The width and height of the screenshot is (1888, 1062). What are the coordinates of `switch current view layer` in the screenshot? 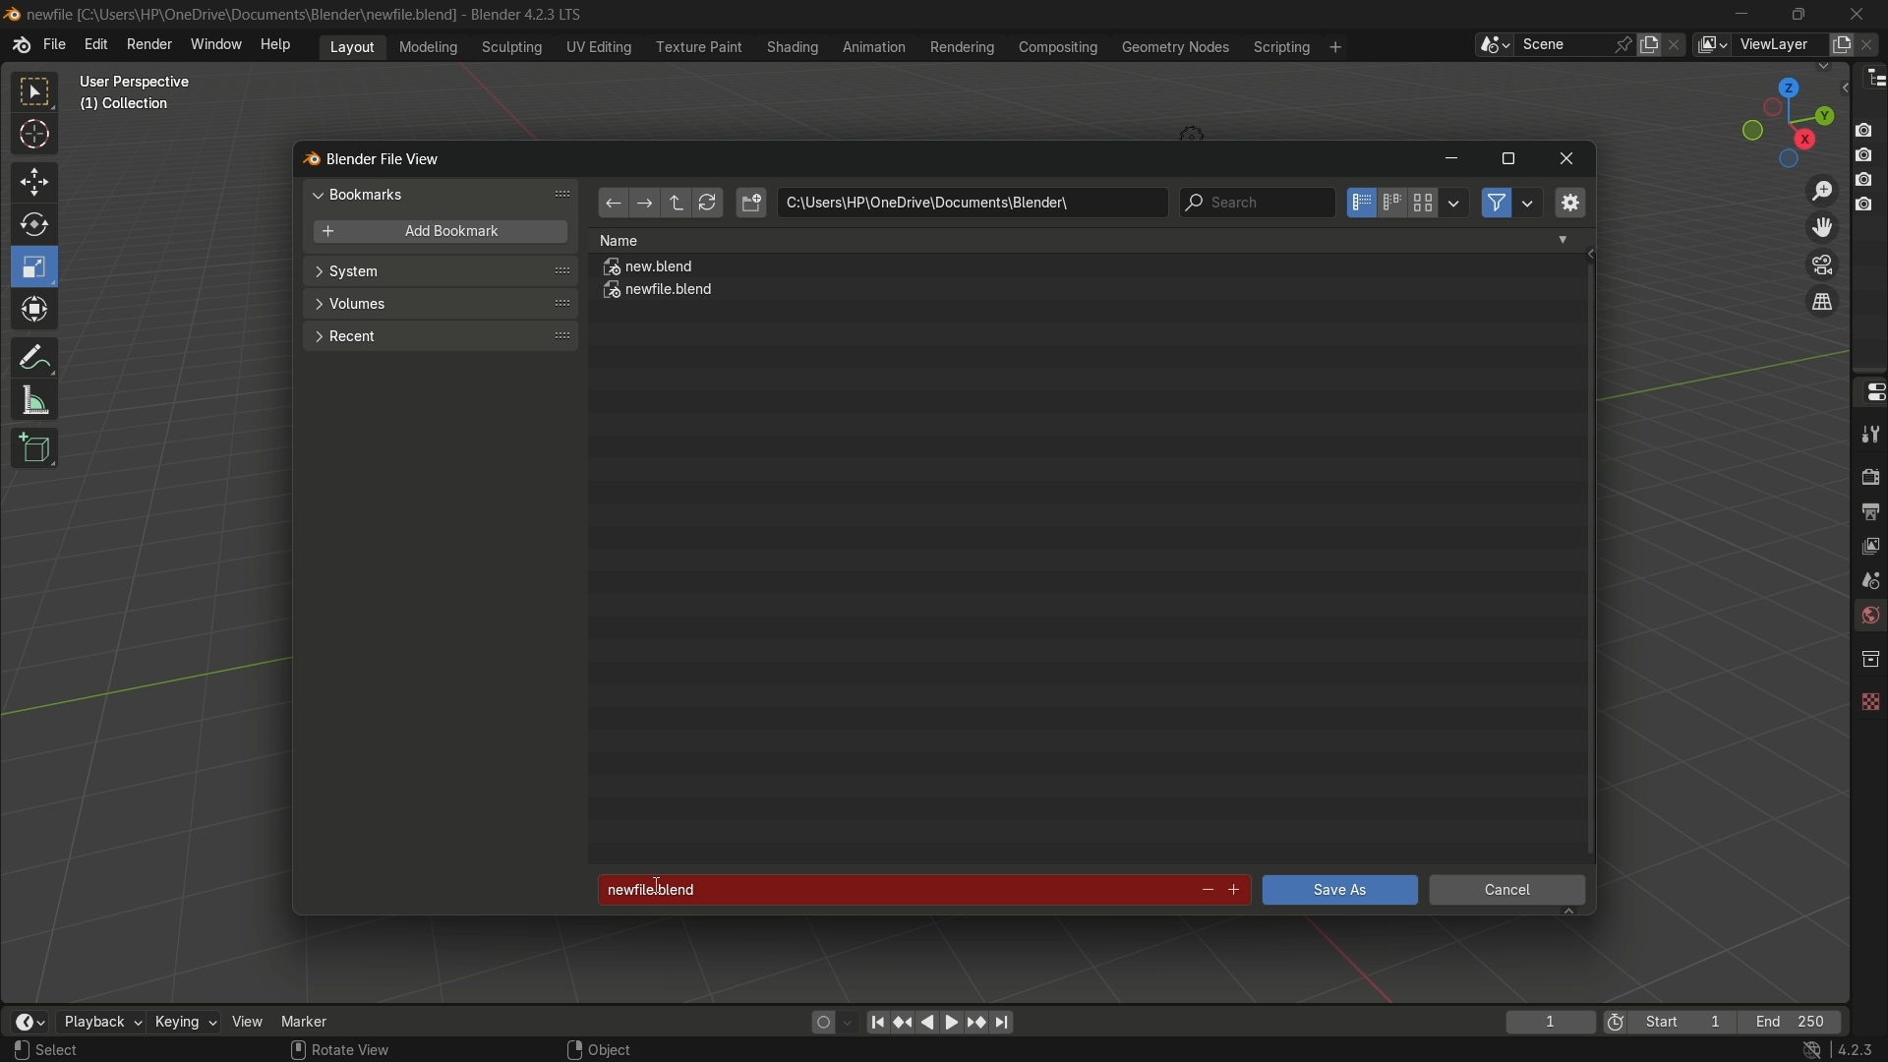 It's located at (1822, 303).